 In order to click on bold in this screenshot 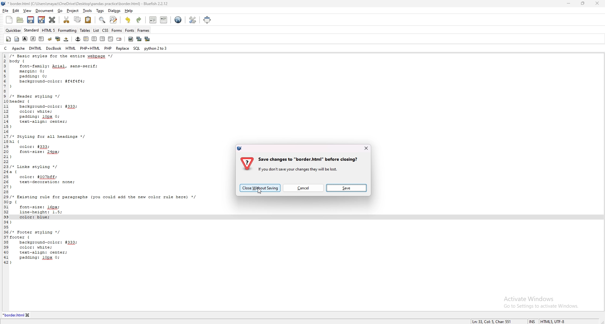, I will do `click(25, 39)`.